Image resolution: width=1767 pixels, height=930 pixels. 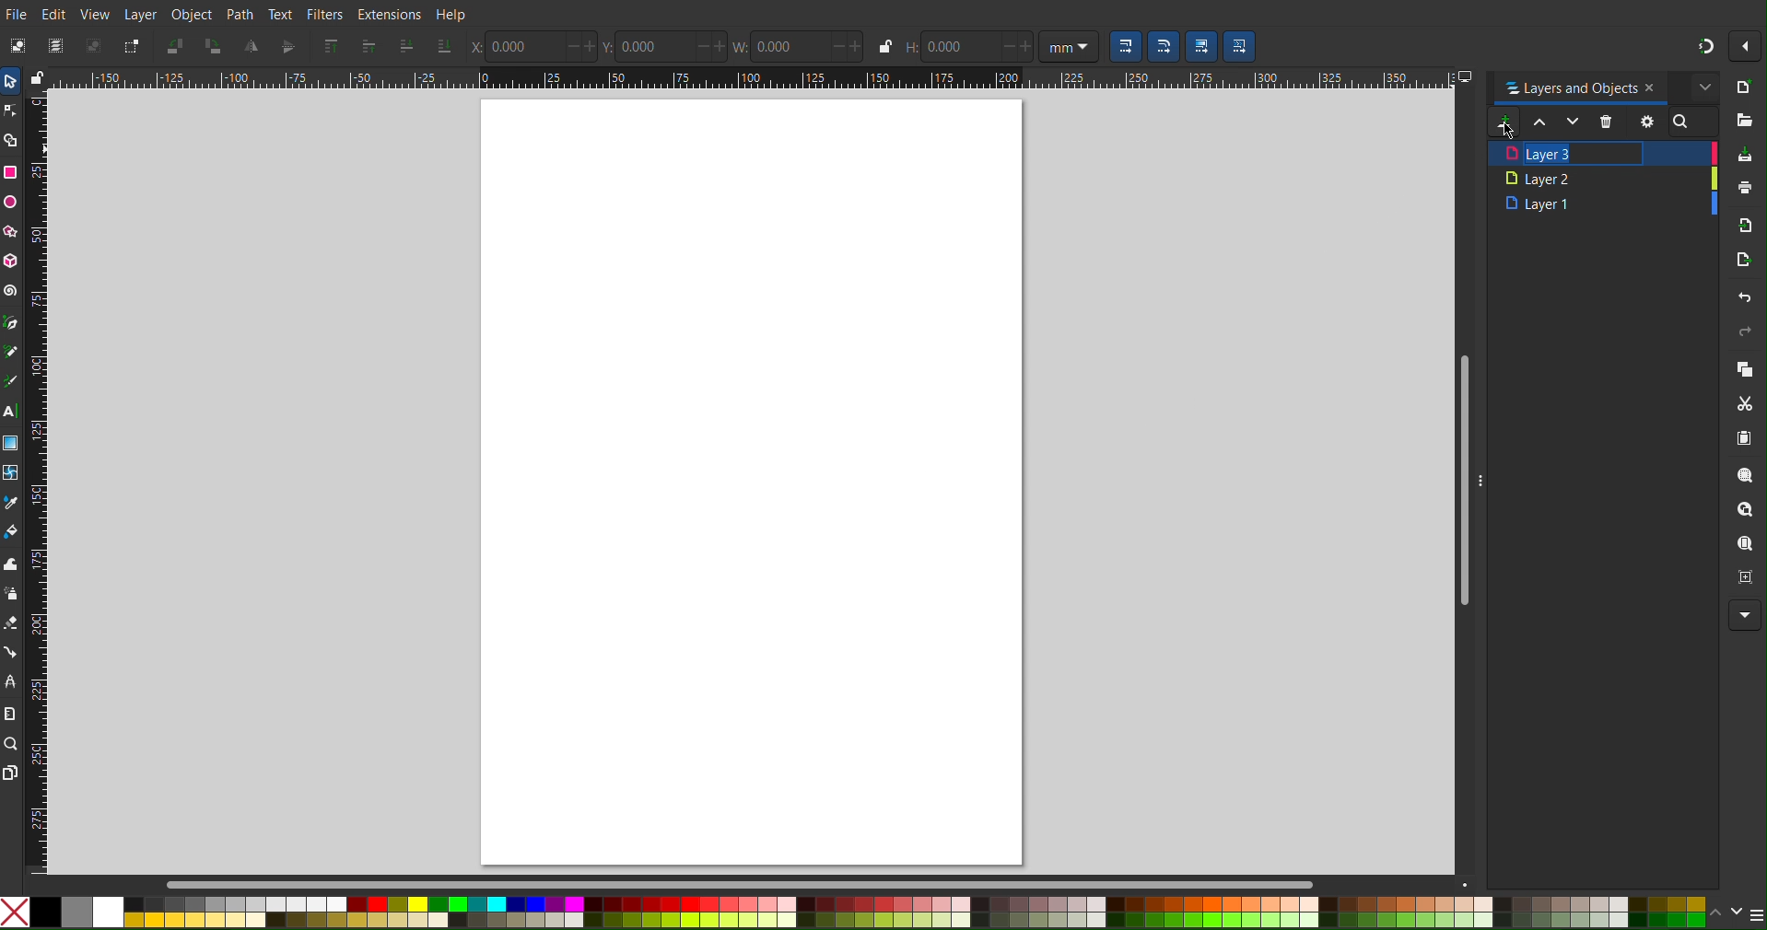 I want to click on Erase Tool, so click(x=13, y=626).